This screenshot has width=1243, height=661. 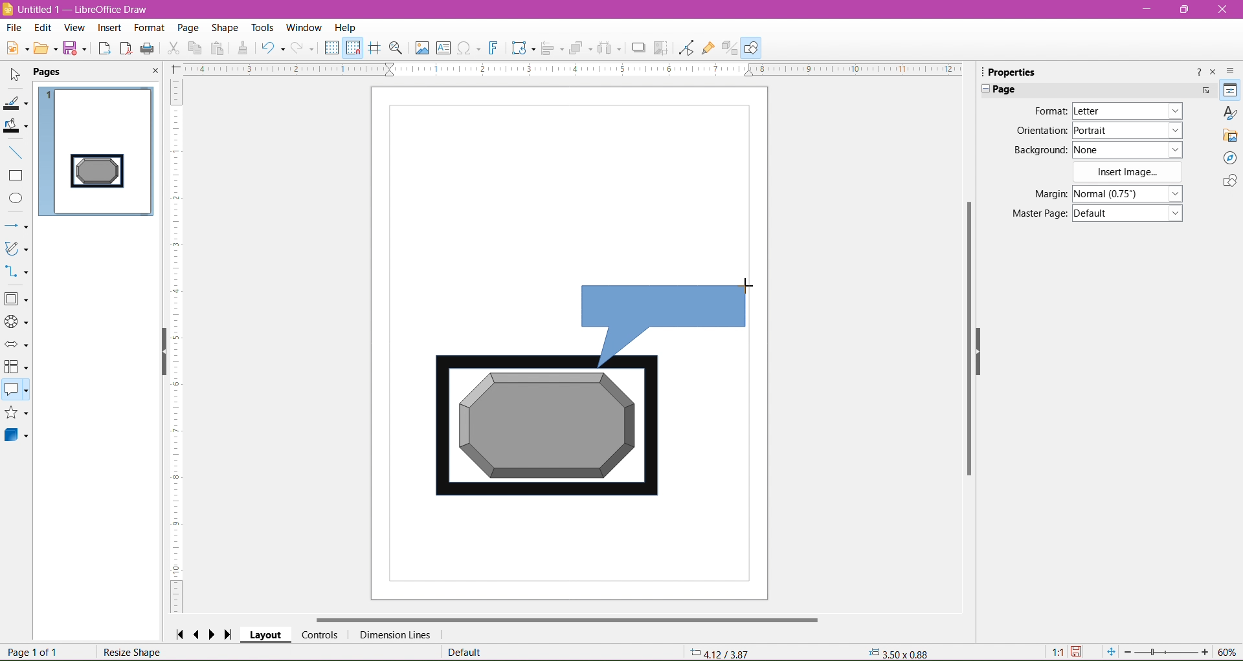 What do you see at coordinates (16, 176) in the screenshot?
I see `Rectangle` at bounding box center [16, 176].